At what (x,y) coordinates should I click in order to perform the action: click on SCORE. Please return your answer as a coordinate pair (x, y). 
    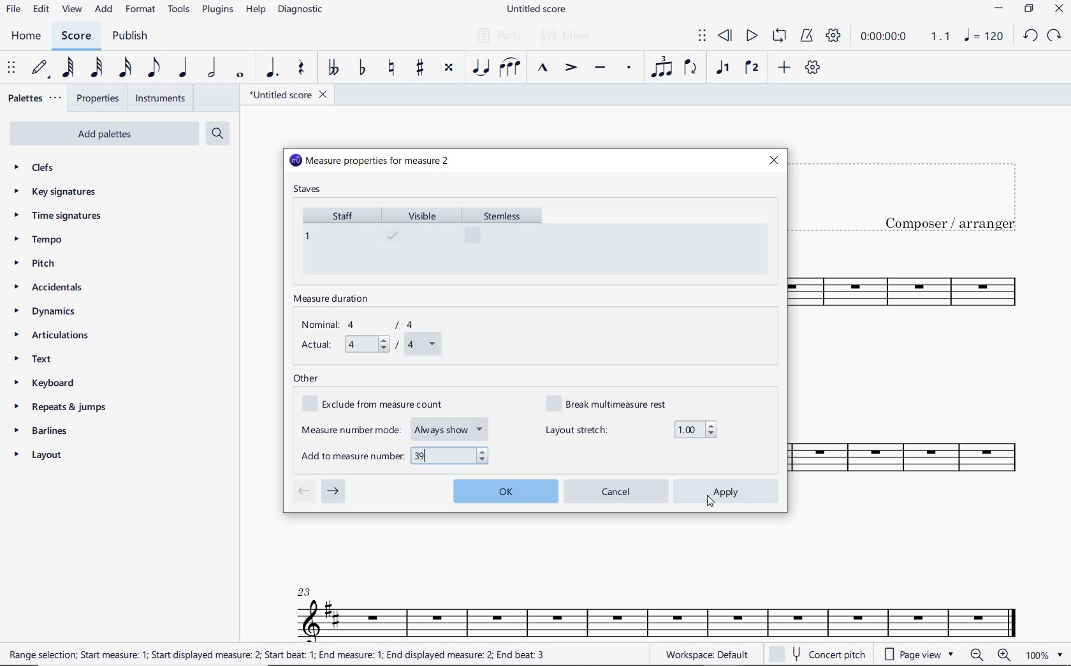
    Looking at the image, I should click on (76, 36).